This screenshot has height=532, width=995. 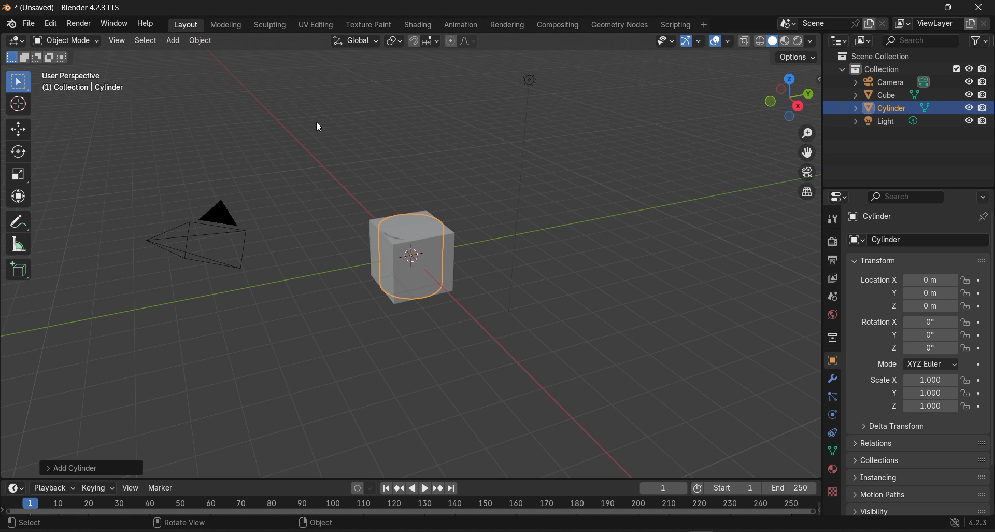 What do you see at coordinates (832, 378) in the screenshot?
I see `modifiers` at bounding box center [832, 378].